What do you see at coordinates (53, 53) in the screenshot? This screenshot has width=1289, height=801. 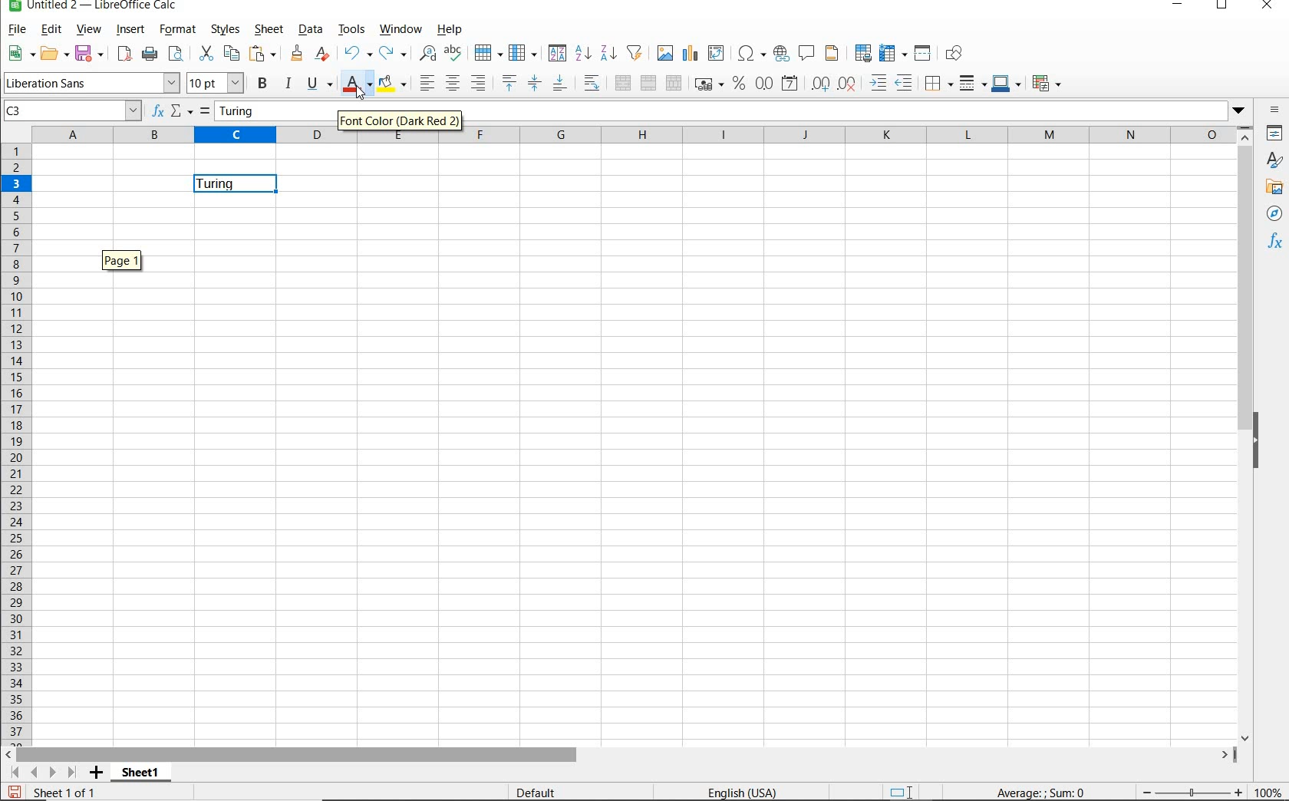 I see `OPEN` at bounding box center [53, 53].